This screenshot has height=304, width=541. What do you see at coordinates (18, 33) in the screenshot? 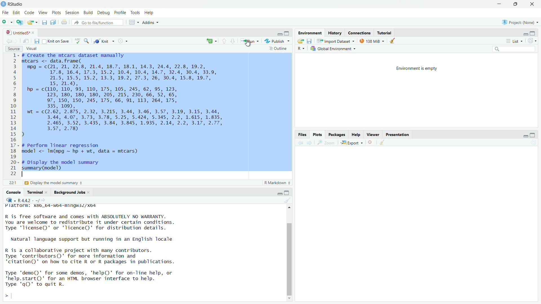
I see `Untitled5` at bounding box center [18, 33].